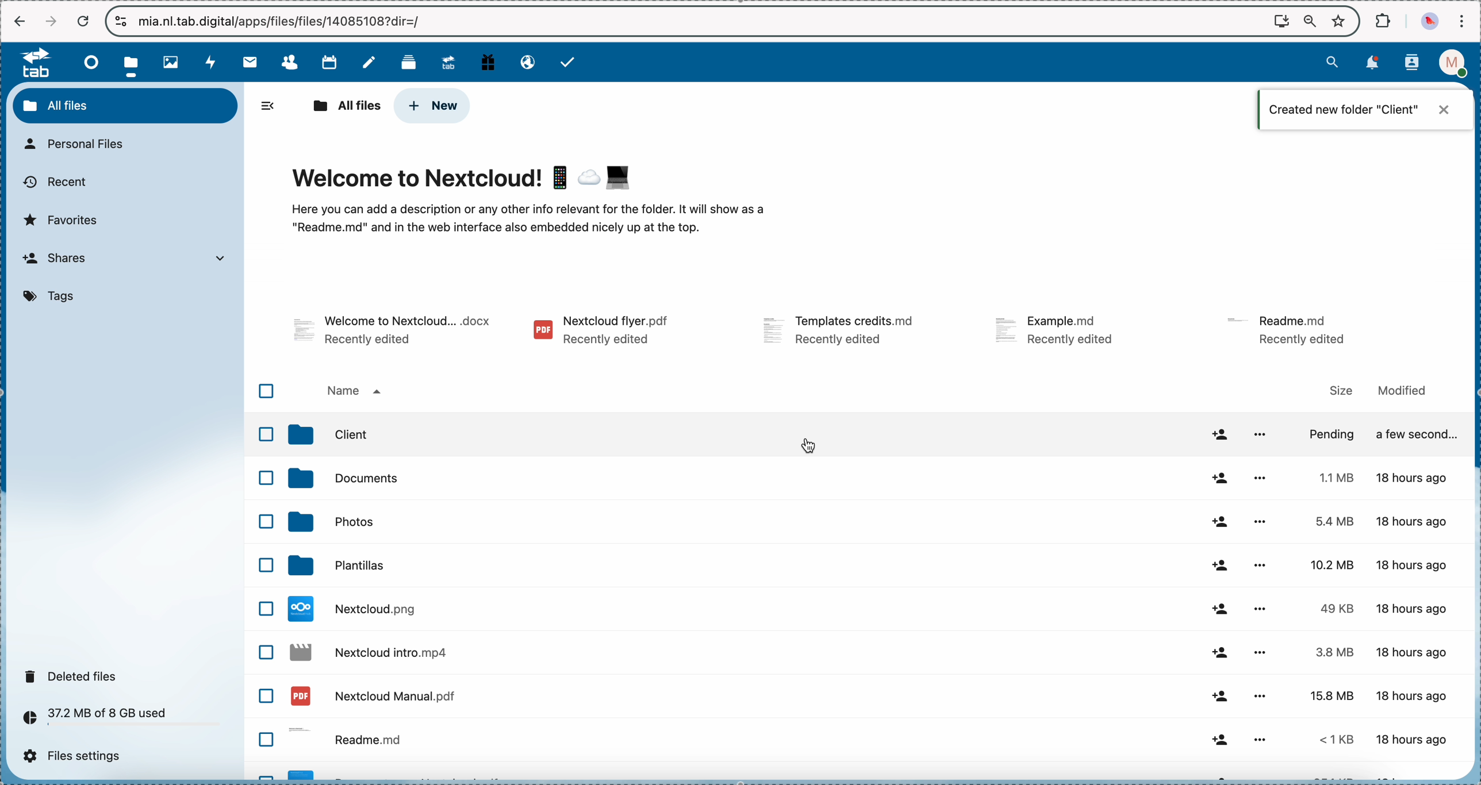  Describe the element at coordinates (1221, 698) in the screenshot. I see `share` at that location.